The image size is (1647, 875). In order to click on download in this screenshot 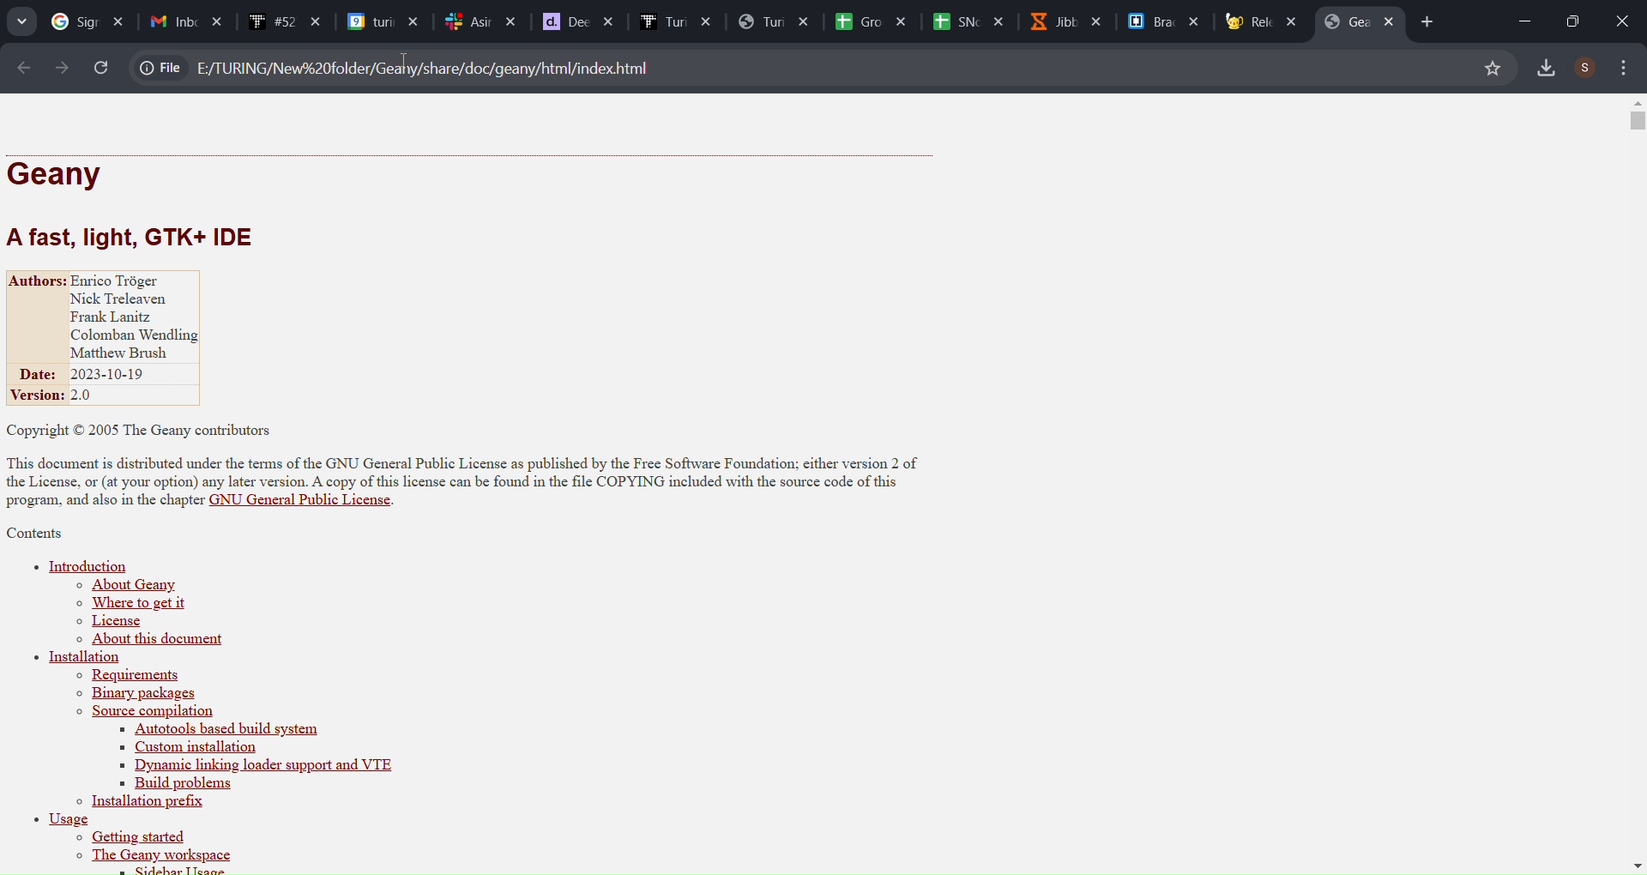, I will do `click(1549, 65)`.